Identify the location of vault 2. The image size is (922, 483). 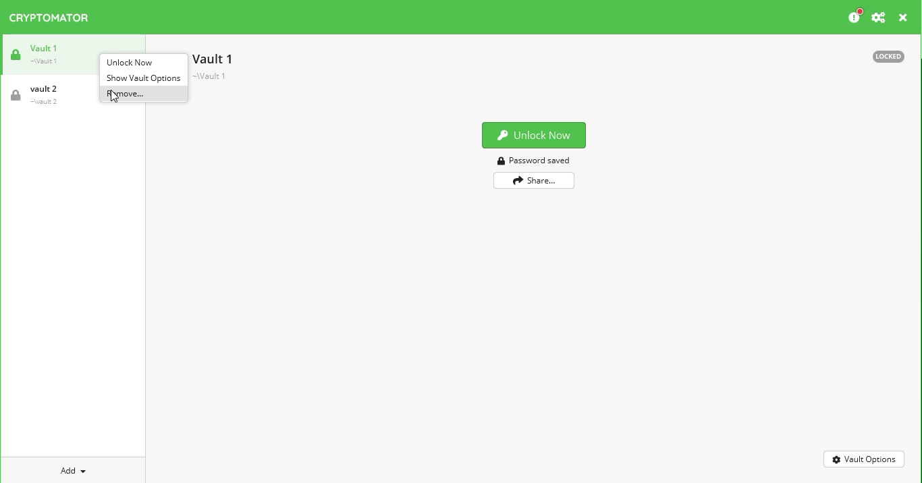
(39, 95).